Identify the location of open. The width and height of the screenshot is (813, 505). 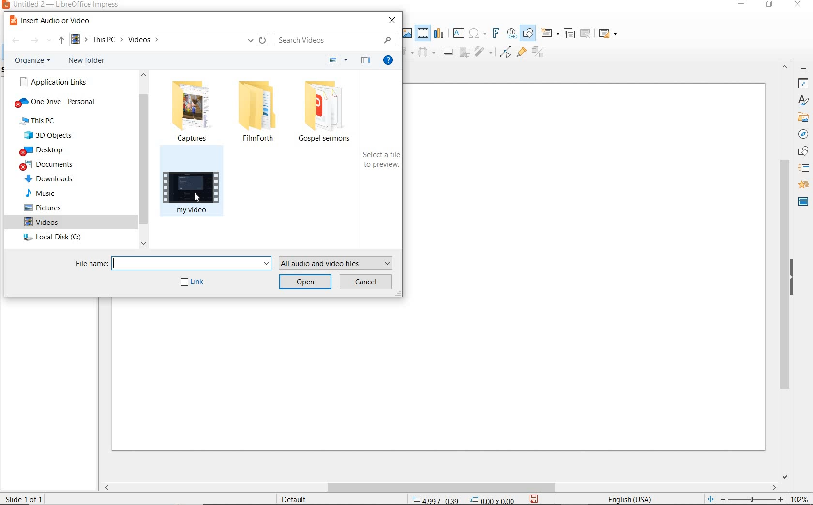
(305, 283).